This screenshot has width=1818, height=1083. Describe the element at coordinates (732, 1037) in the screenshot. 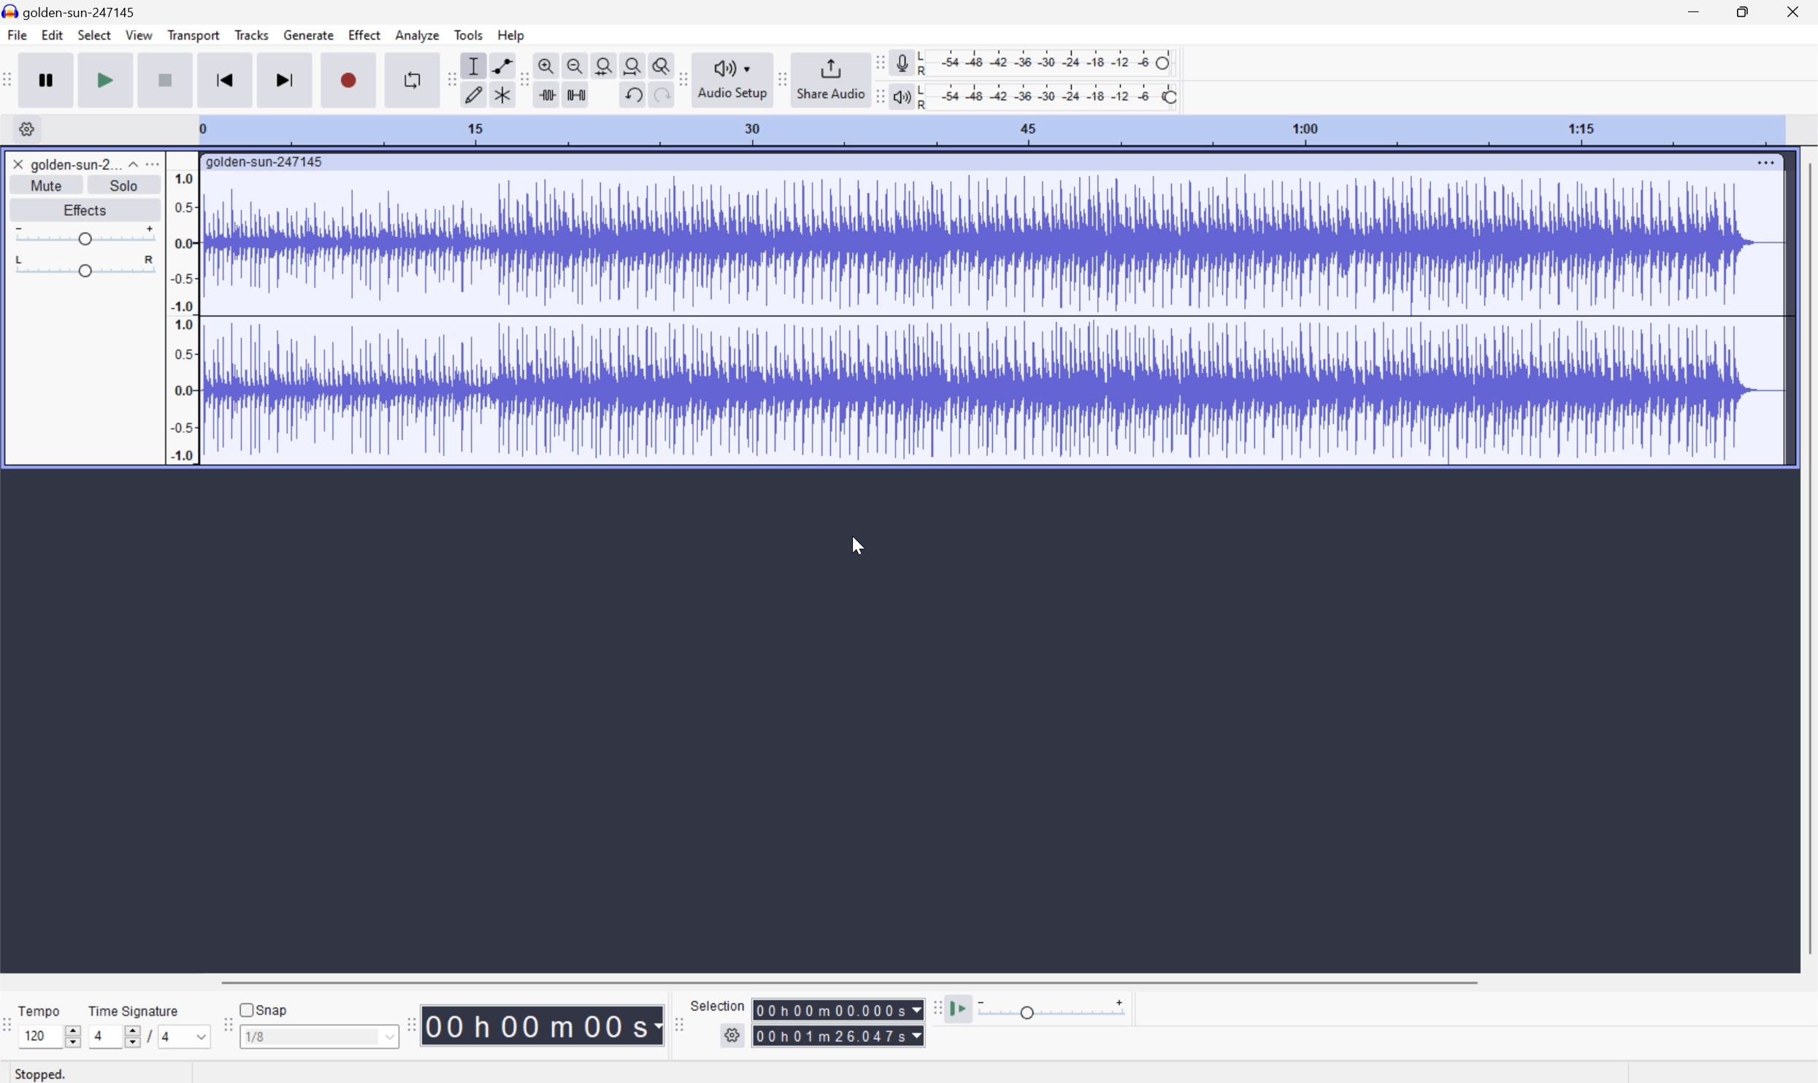

I see `Settings` at that location.